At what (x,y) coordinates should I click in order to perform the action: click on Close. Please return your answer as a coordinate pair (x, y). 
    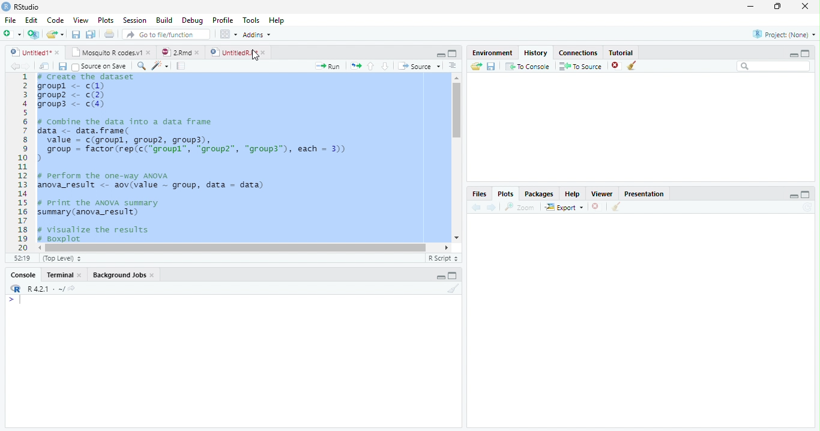
    Looking at the image, I should click on (804, 7).